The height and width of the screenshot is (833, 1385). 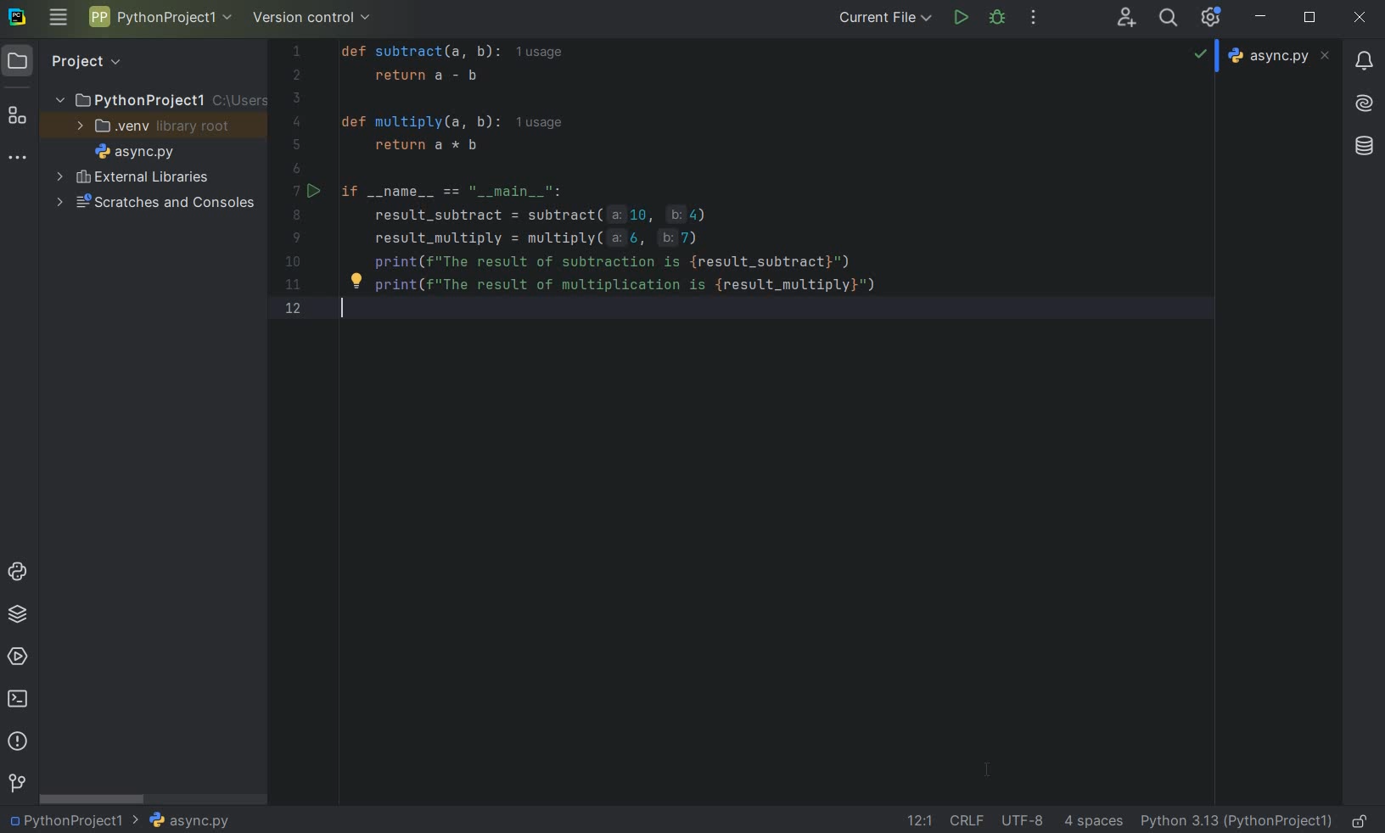 I want to click on system logo, so click(x=16, y=15).